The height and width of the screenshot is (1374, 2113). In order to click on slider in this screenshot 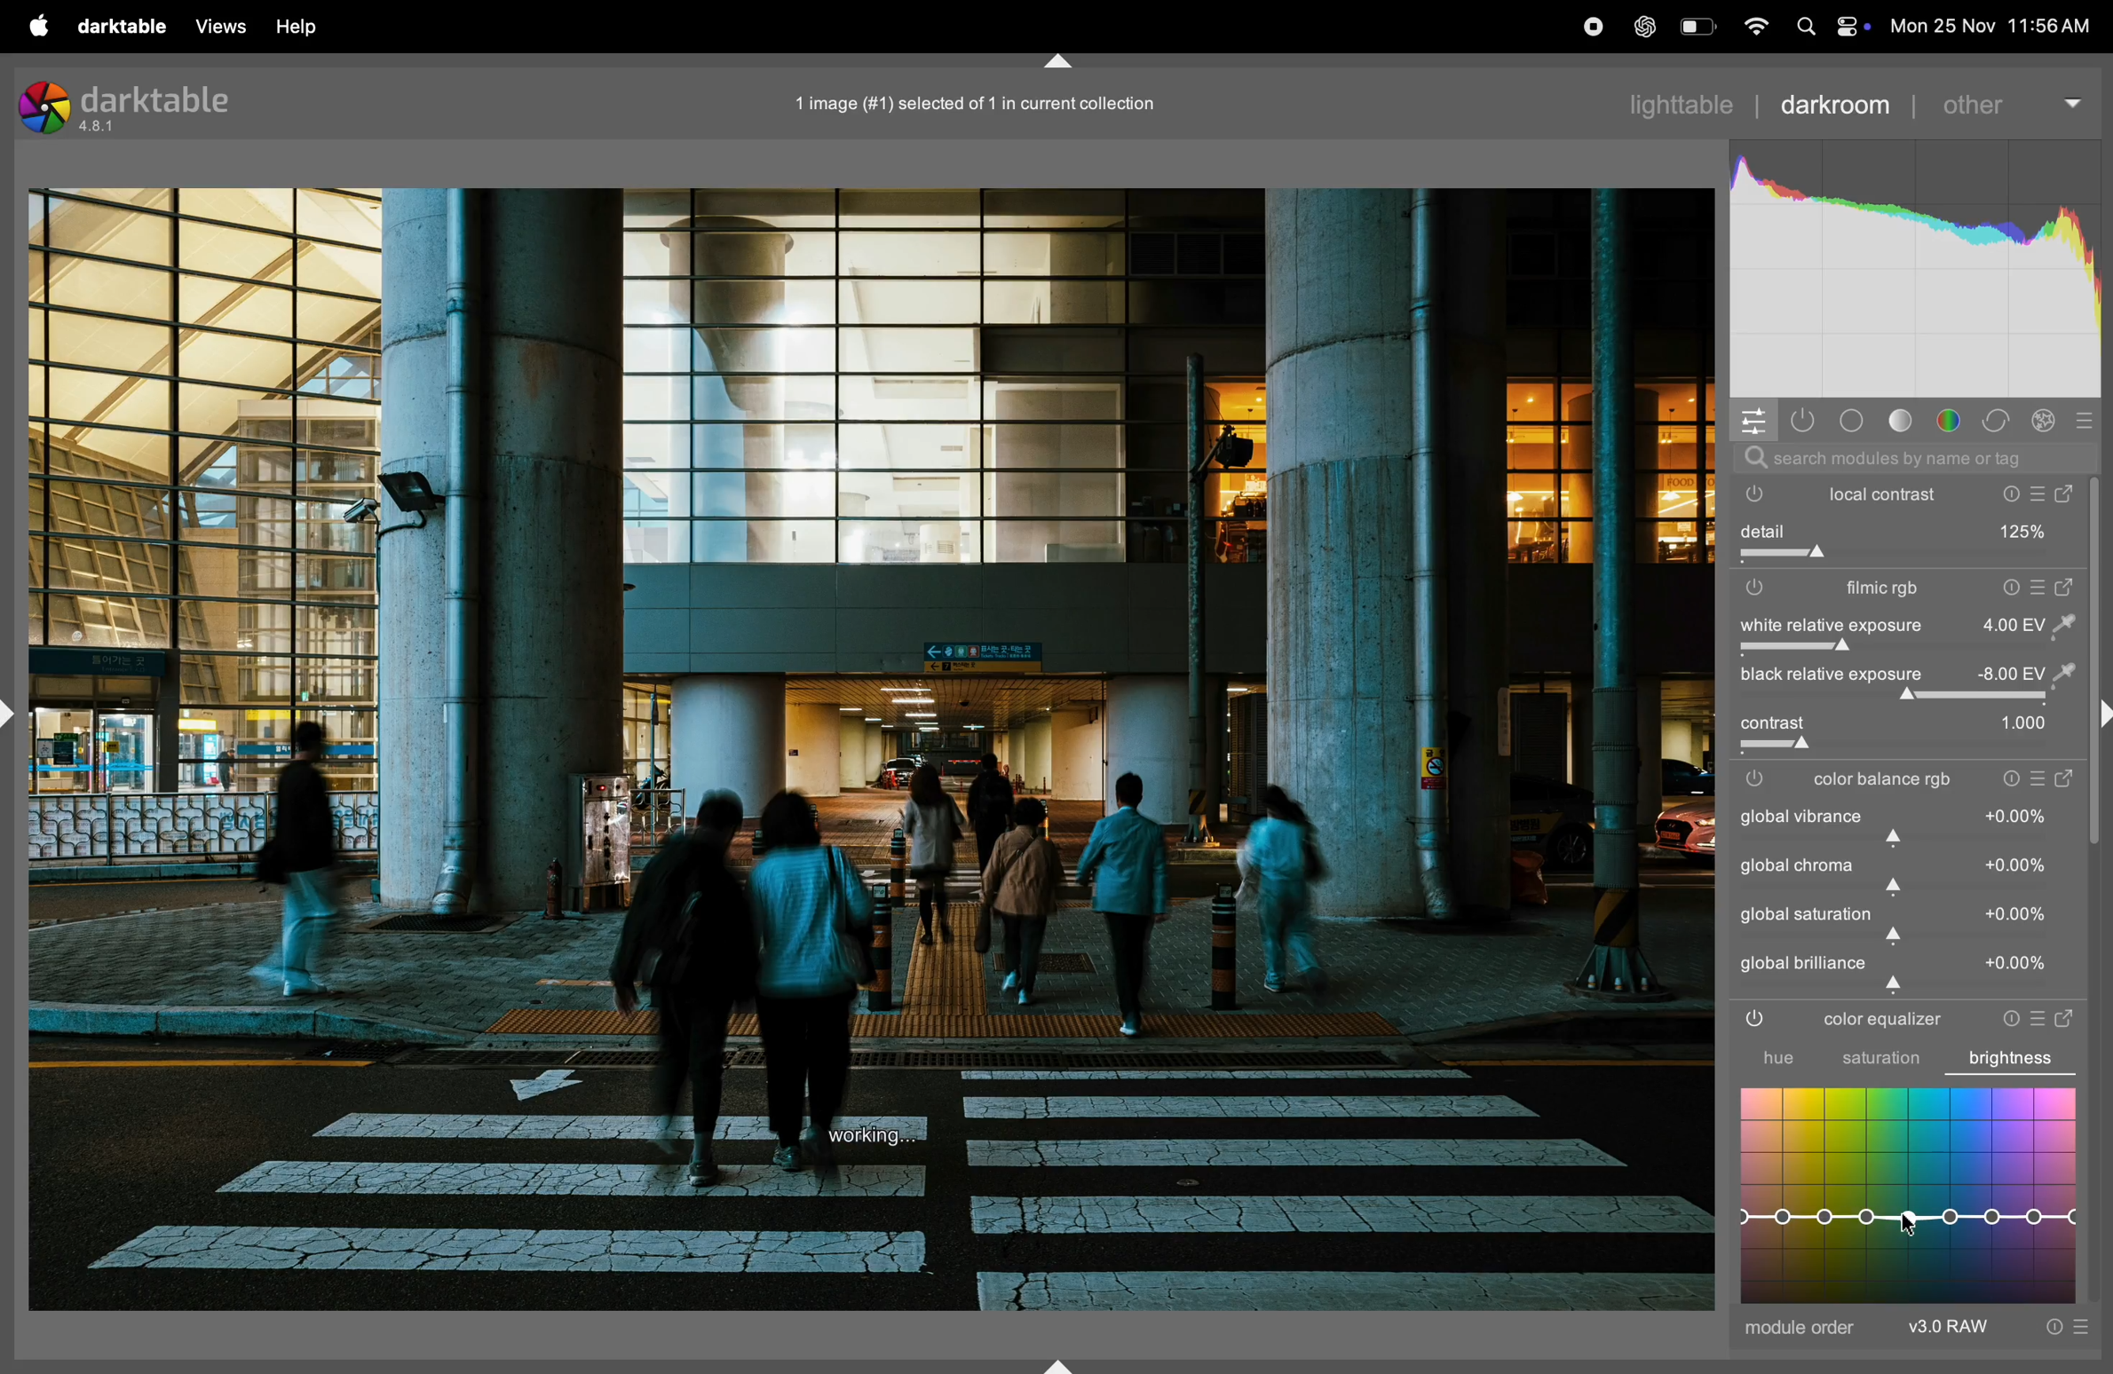, I will do `click(1914, 987)`.